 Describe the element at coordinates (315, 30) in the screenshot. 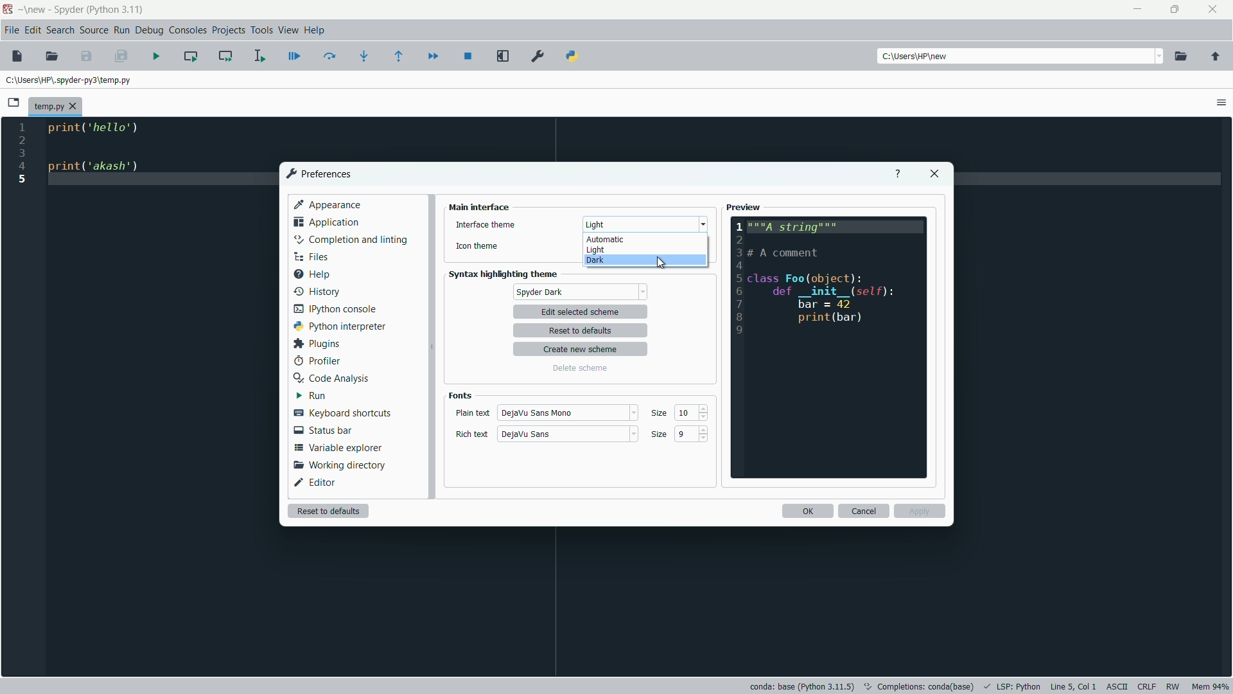

I see `help menu` at that location.